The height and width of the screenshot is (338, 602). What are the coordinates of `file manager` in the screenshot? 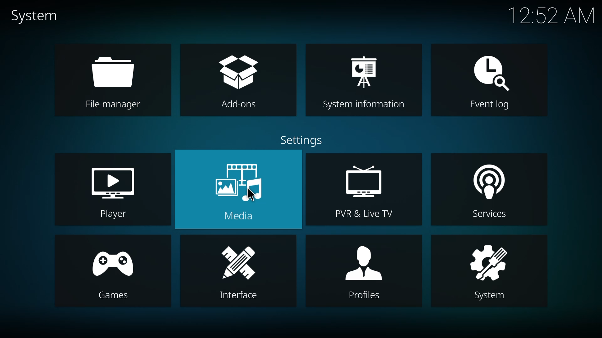 It's located at (118, 71).